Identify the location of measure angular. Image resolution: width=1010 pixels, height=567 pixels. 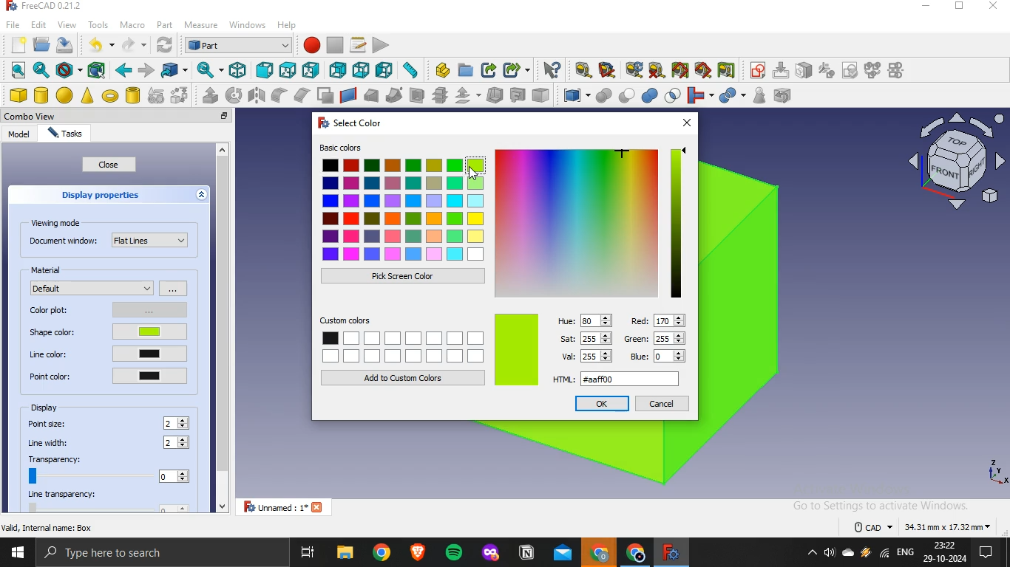
(608, 70).